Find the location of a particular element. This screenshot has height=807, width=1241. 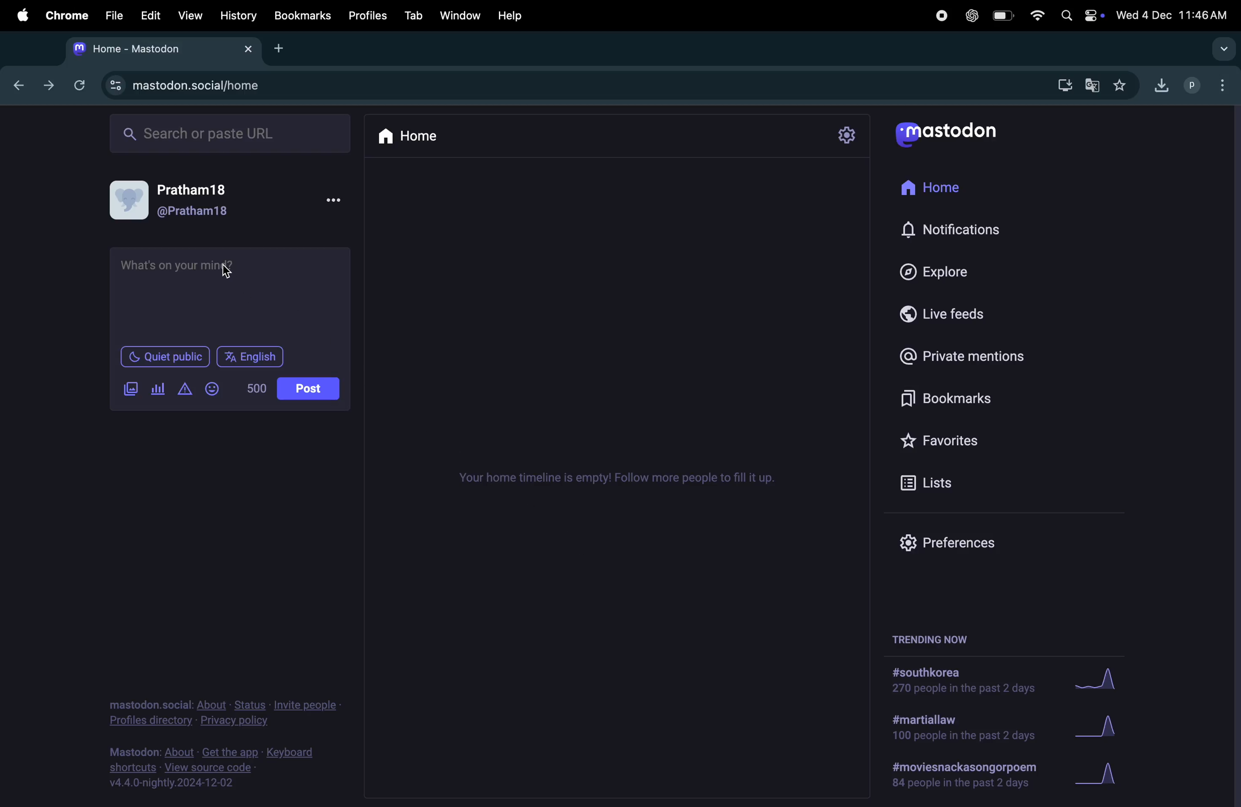

mastodon is located at coordinates (160, 50).